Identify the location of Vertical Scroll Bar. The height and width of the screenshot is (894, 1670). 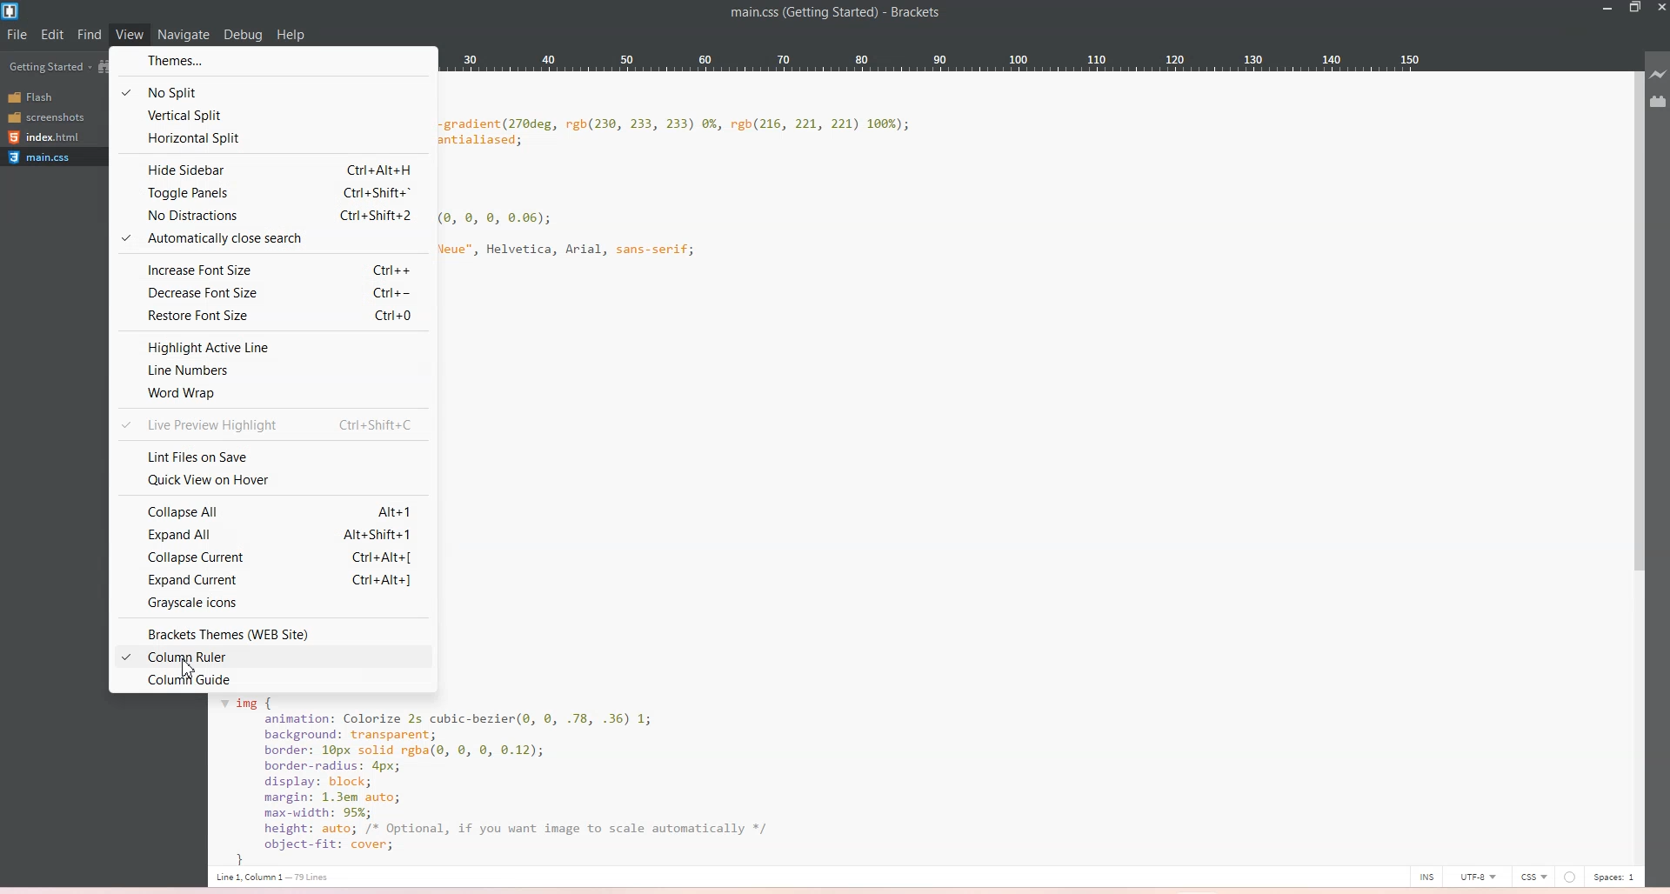
(1636, 464).